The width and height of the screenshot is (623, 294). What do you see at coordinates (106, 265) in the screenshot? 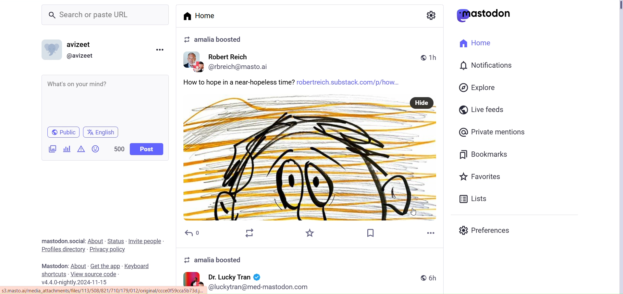
I see `Get the app` at bounding box center [106, 265].